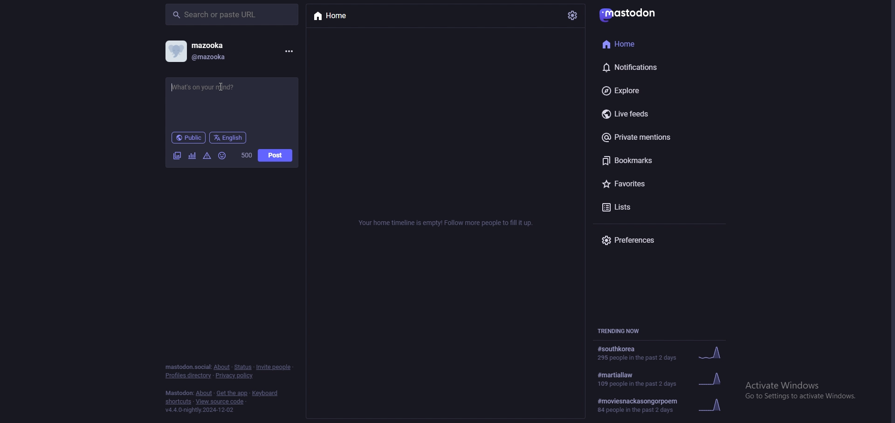 The width and height of the screenshot is (895, 423). What do you see at coordinates (651, 137) in the screenshot?
I see `private mentions` at bounding box center [651, 137].